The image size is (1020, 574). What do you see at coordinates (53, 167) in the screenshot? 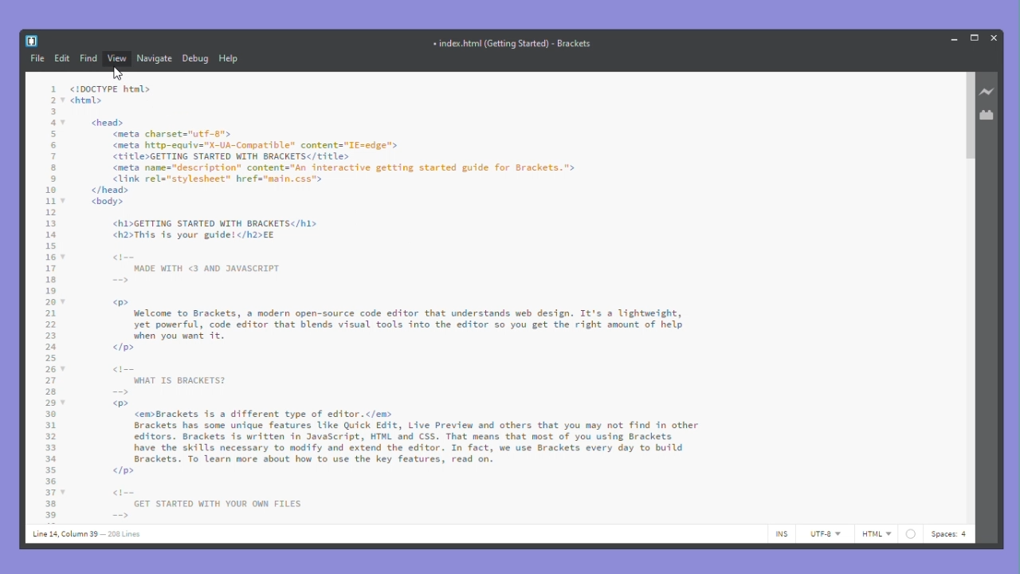
I see `8` at bounding box center [53, 167].